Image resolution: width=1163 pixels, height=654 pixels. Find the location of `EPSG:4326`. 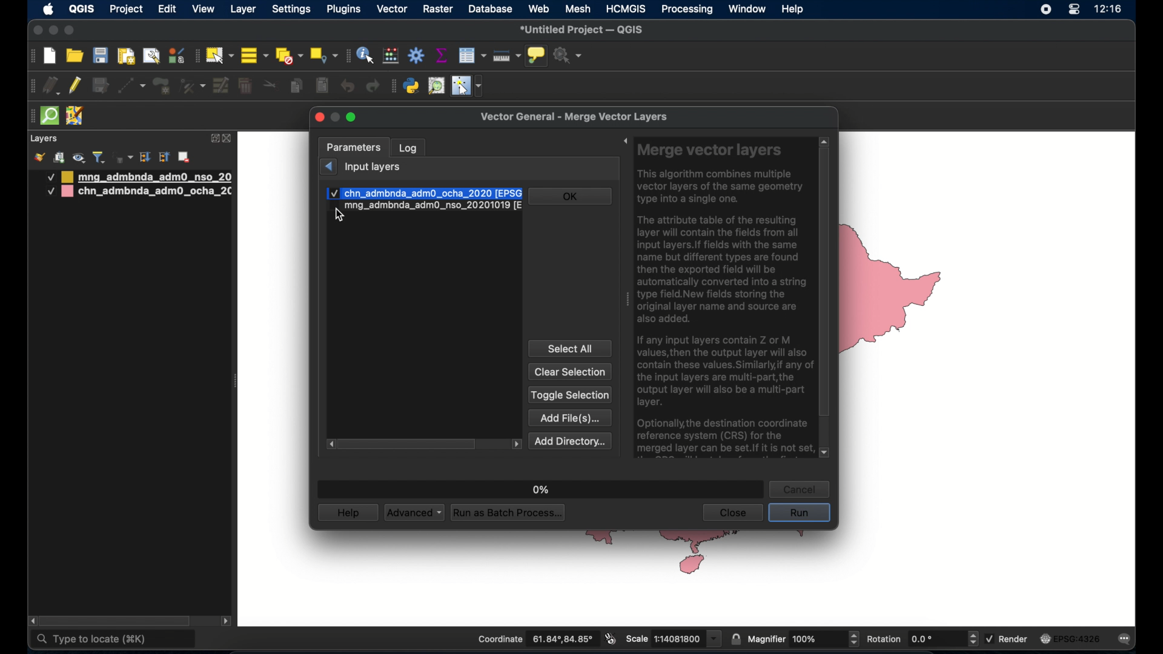

EPSG:4326 is located at coordinates (1070, 639).